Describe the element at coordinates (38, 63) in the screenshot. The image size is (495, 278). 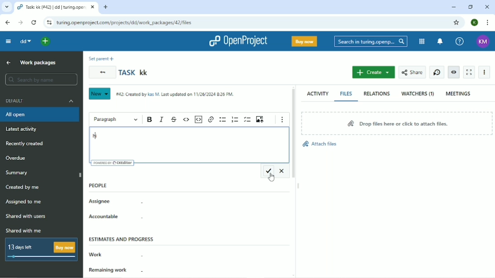
I see `Work packages` at that location.